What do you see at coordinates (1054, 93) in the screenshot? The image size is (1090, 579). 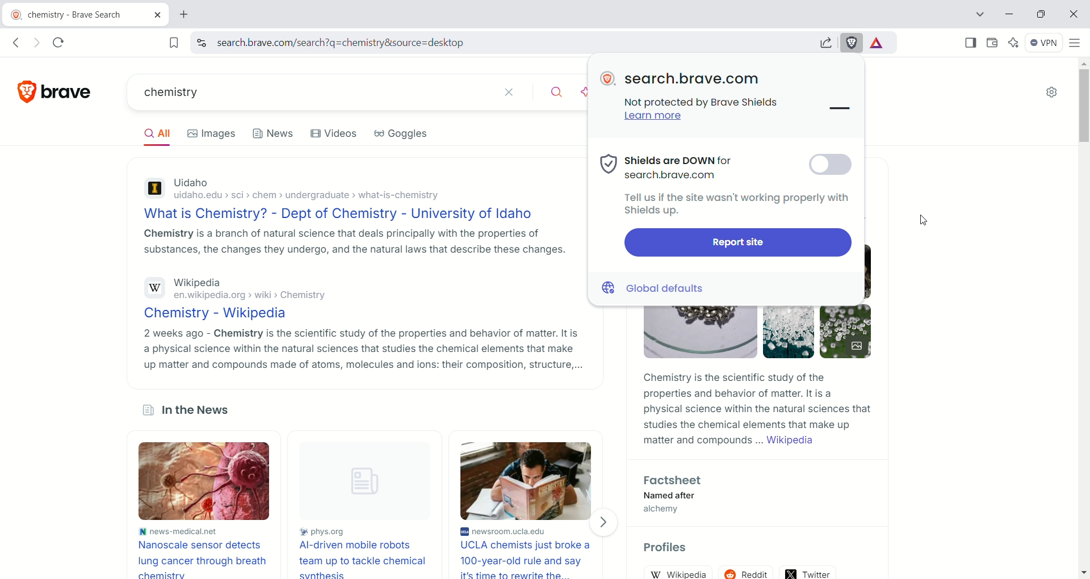 I see `settings` at bounding box center [1054, 93].